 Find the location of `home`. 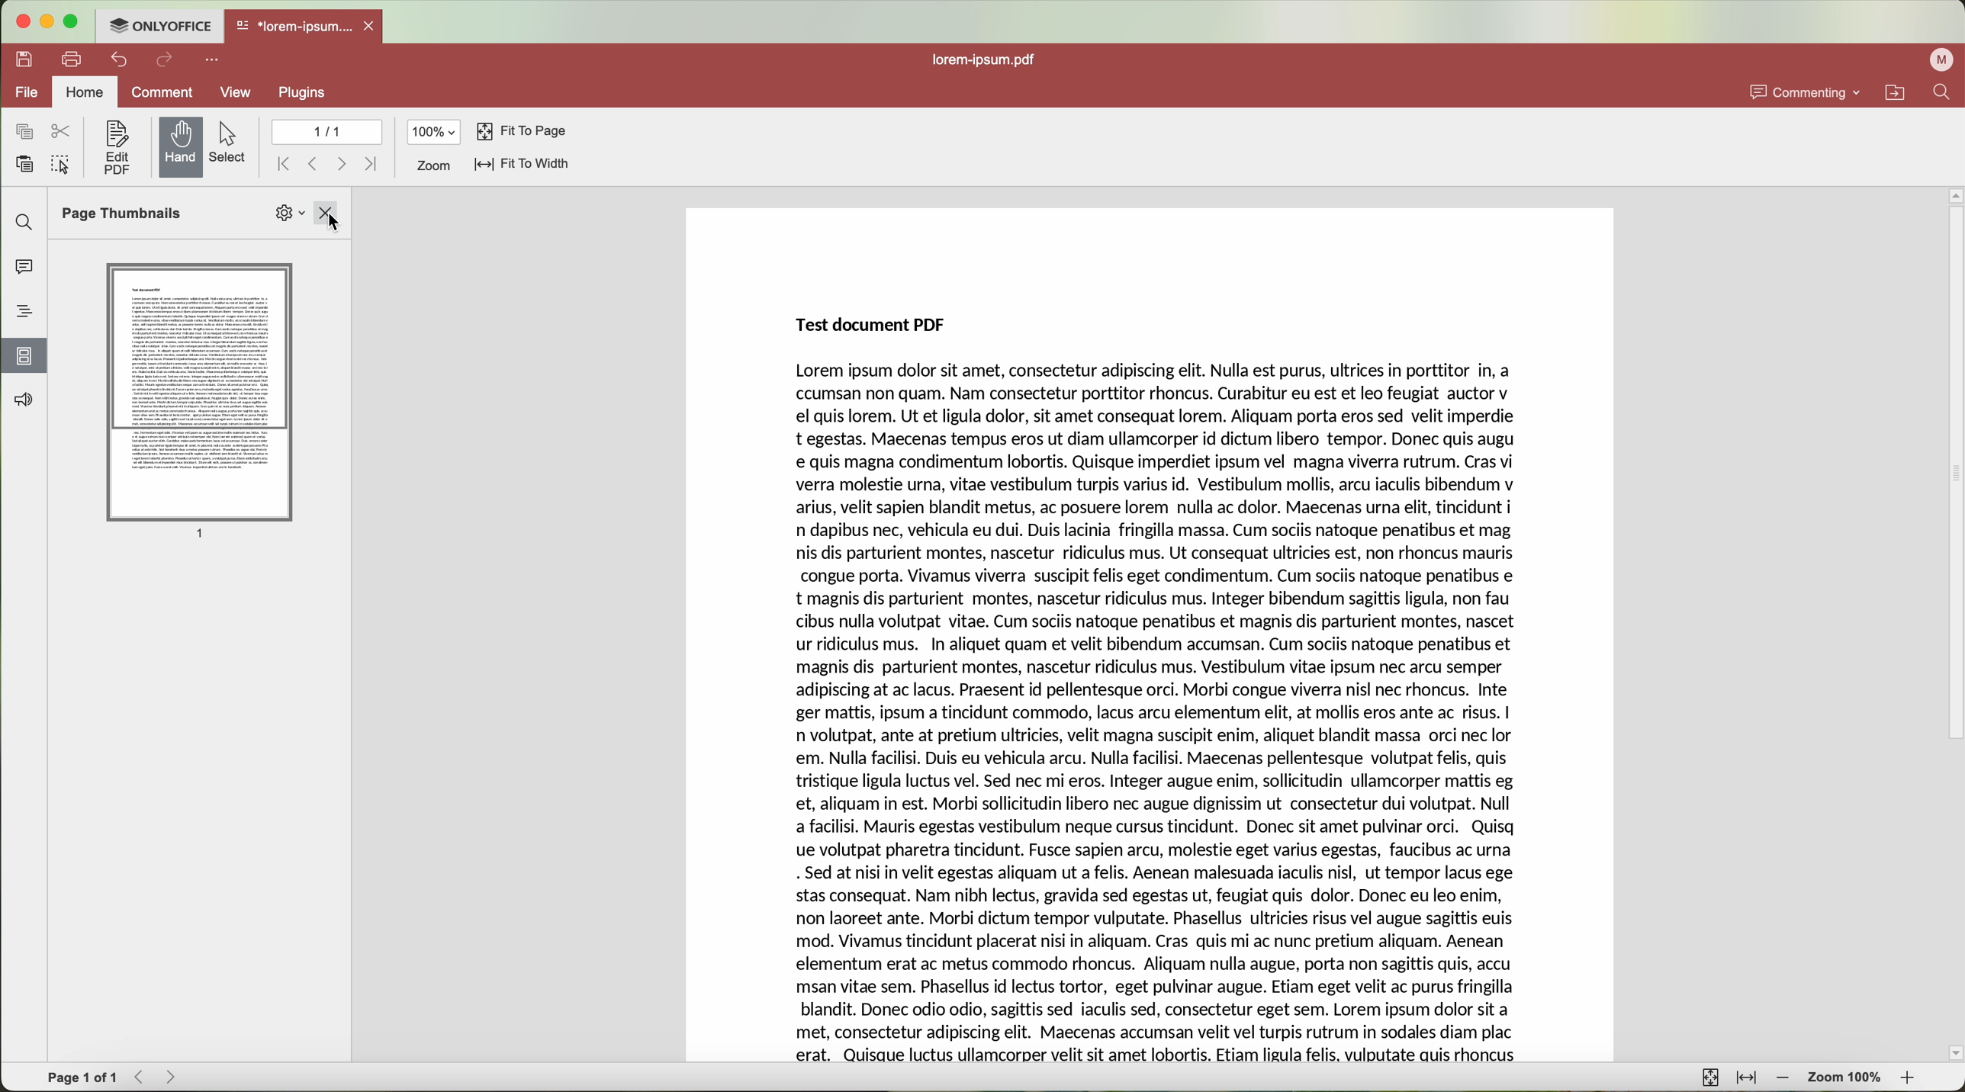

home is located at coordinates (85, 91).